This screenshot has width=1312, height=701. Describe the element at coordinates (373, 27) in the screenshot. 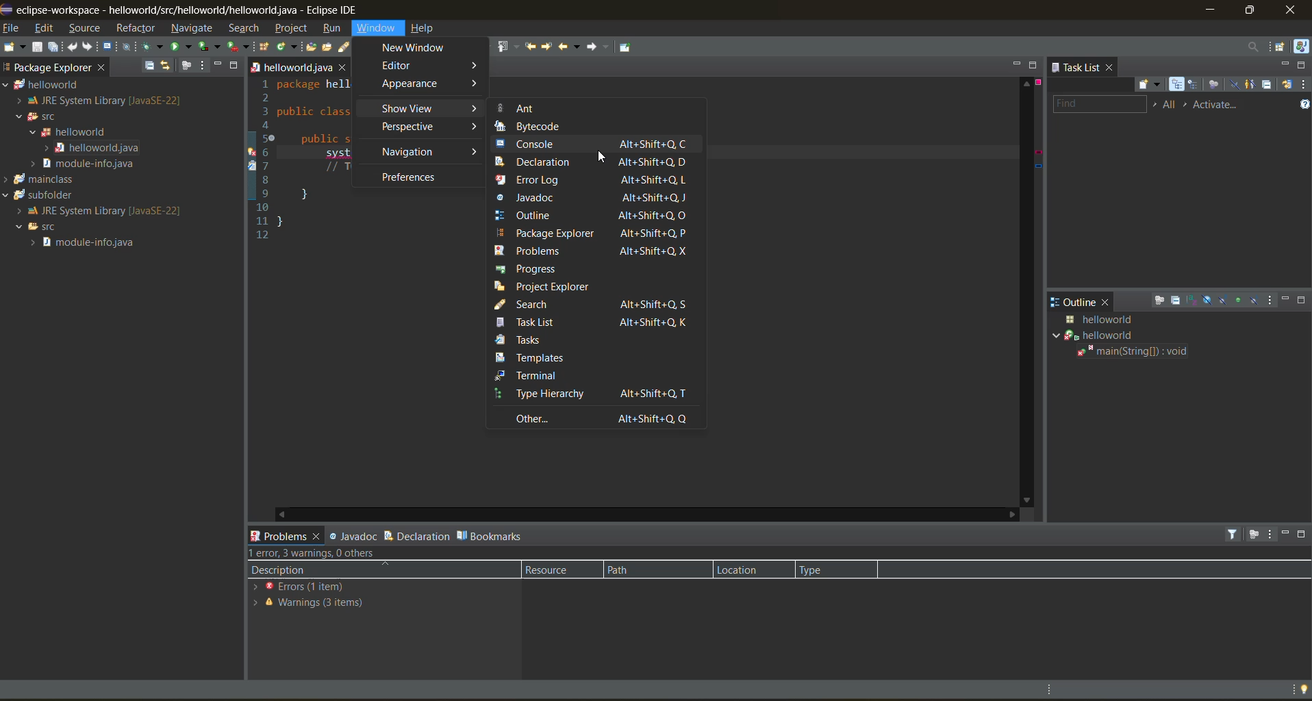

I see `window` at that location.